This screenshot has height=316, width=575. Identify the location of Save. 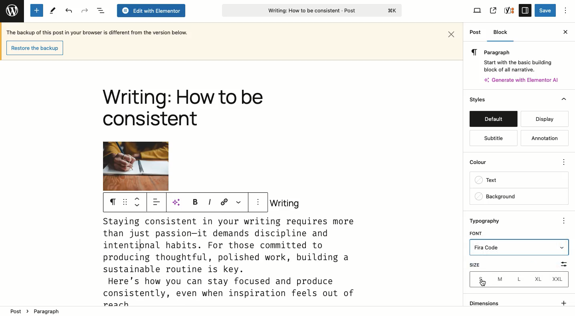
(545, 11).